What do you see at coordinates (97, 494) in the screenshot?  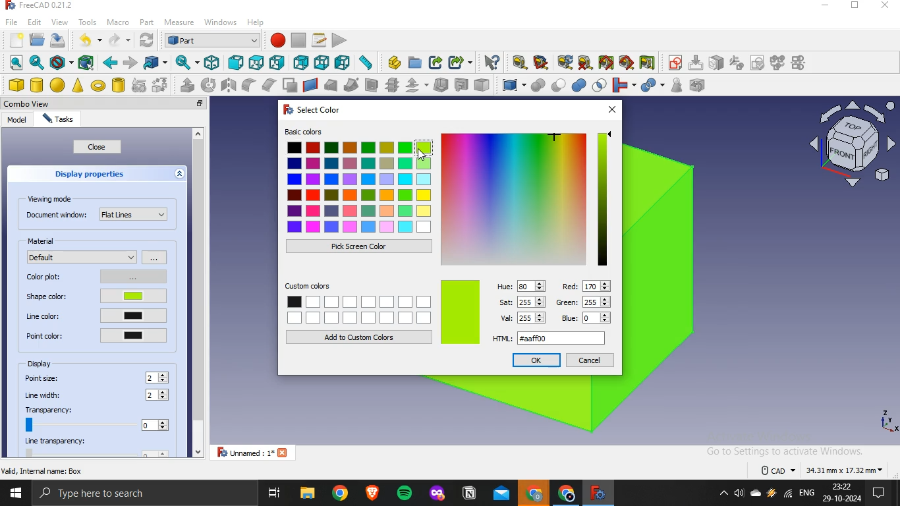 I see `type here to search` at bounding box center [97, 494].